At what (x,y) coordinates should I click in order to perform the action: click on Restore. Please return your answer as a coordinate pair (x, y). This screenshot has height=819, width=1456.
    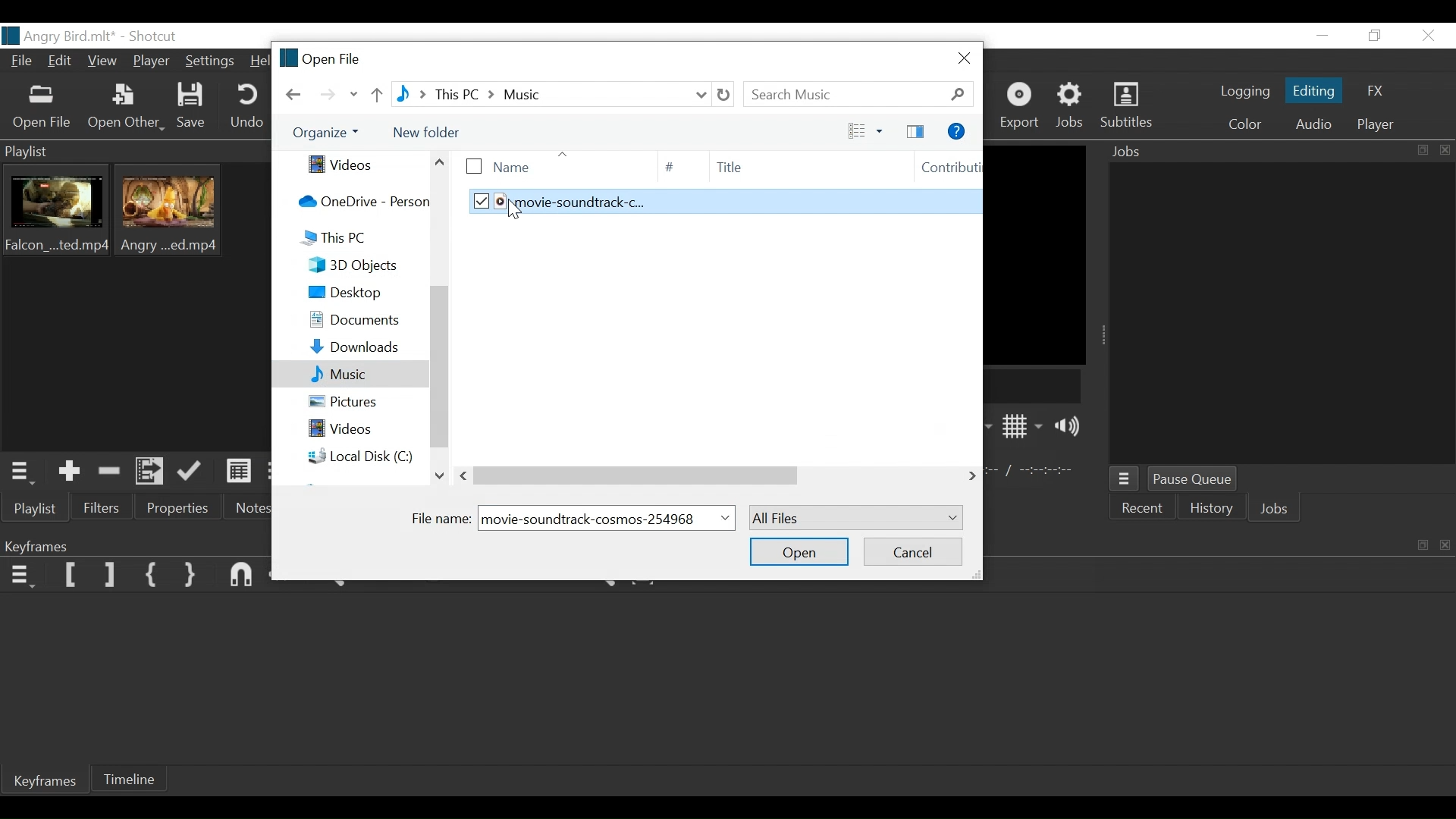
    Looking at the image, I should click on (1378, 36).